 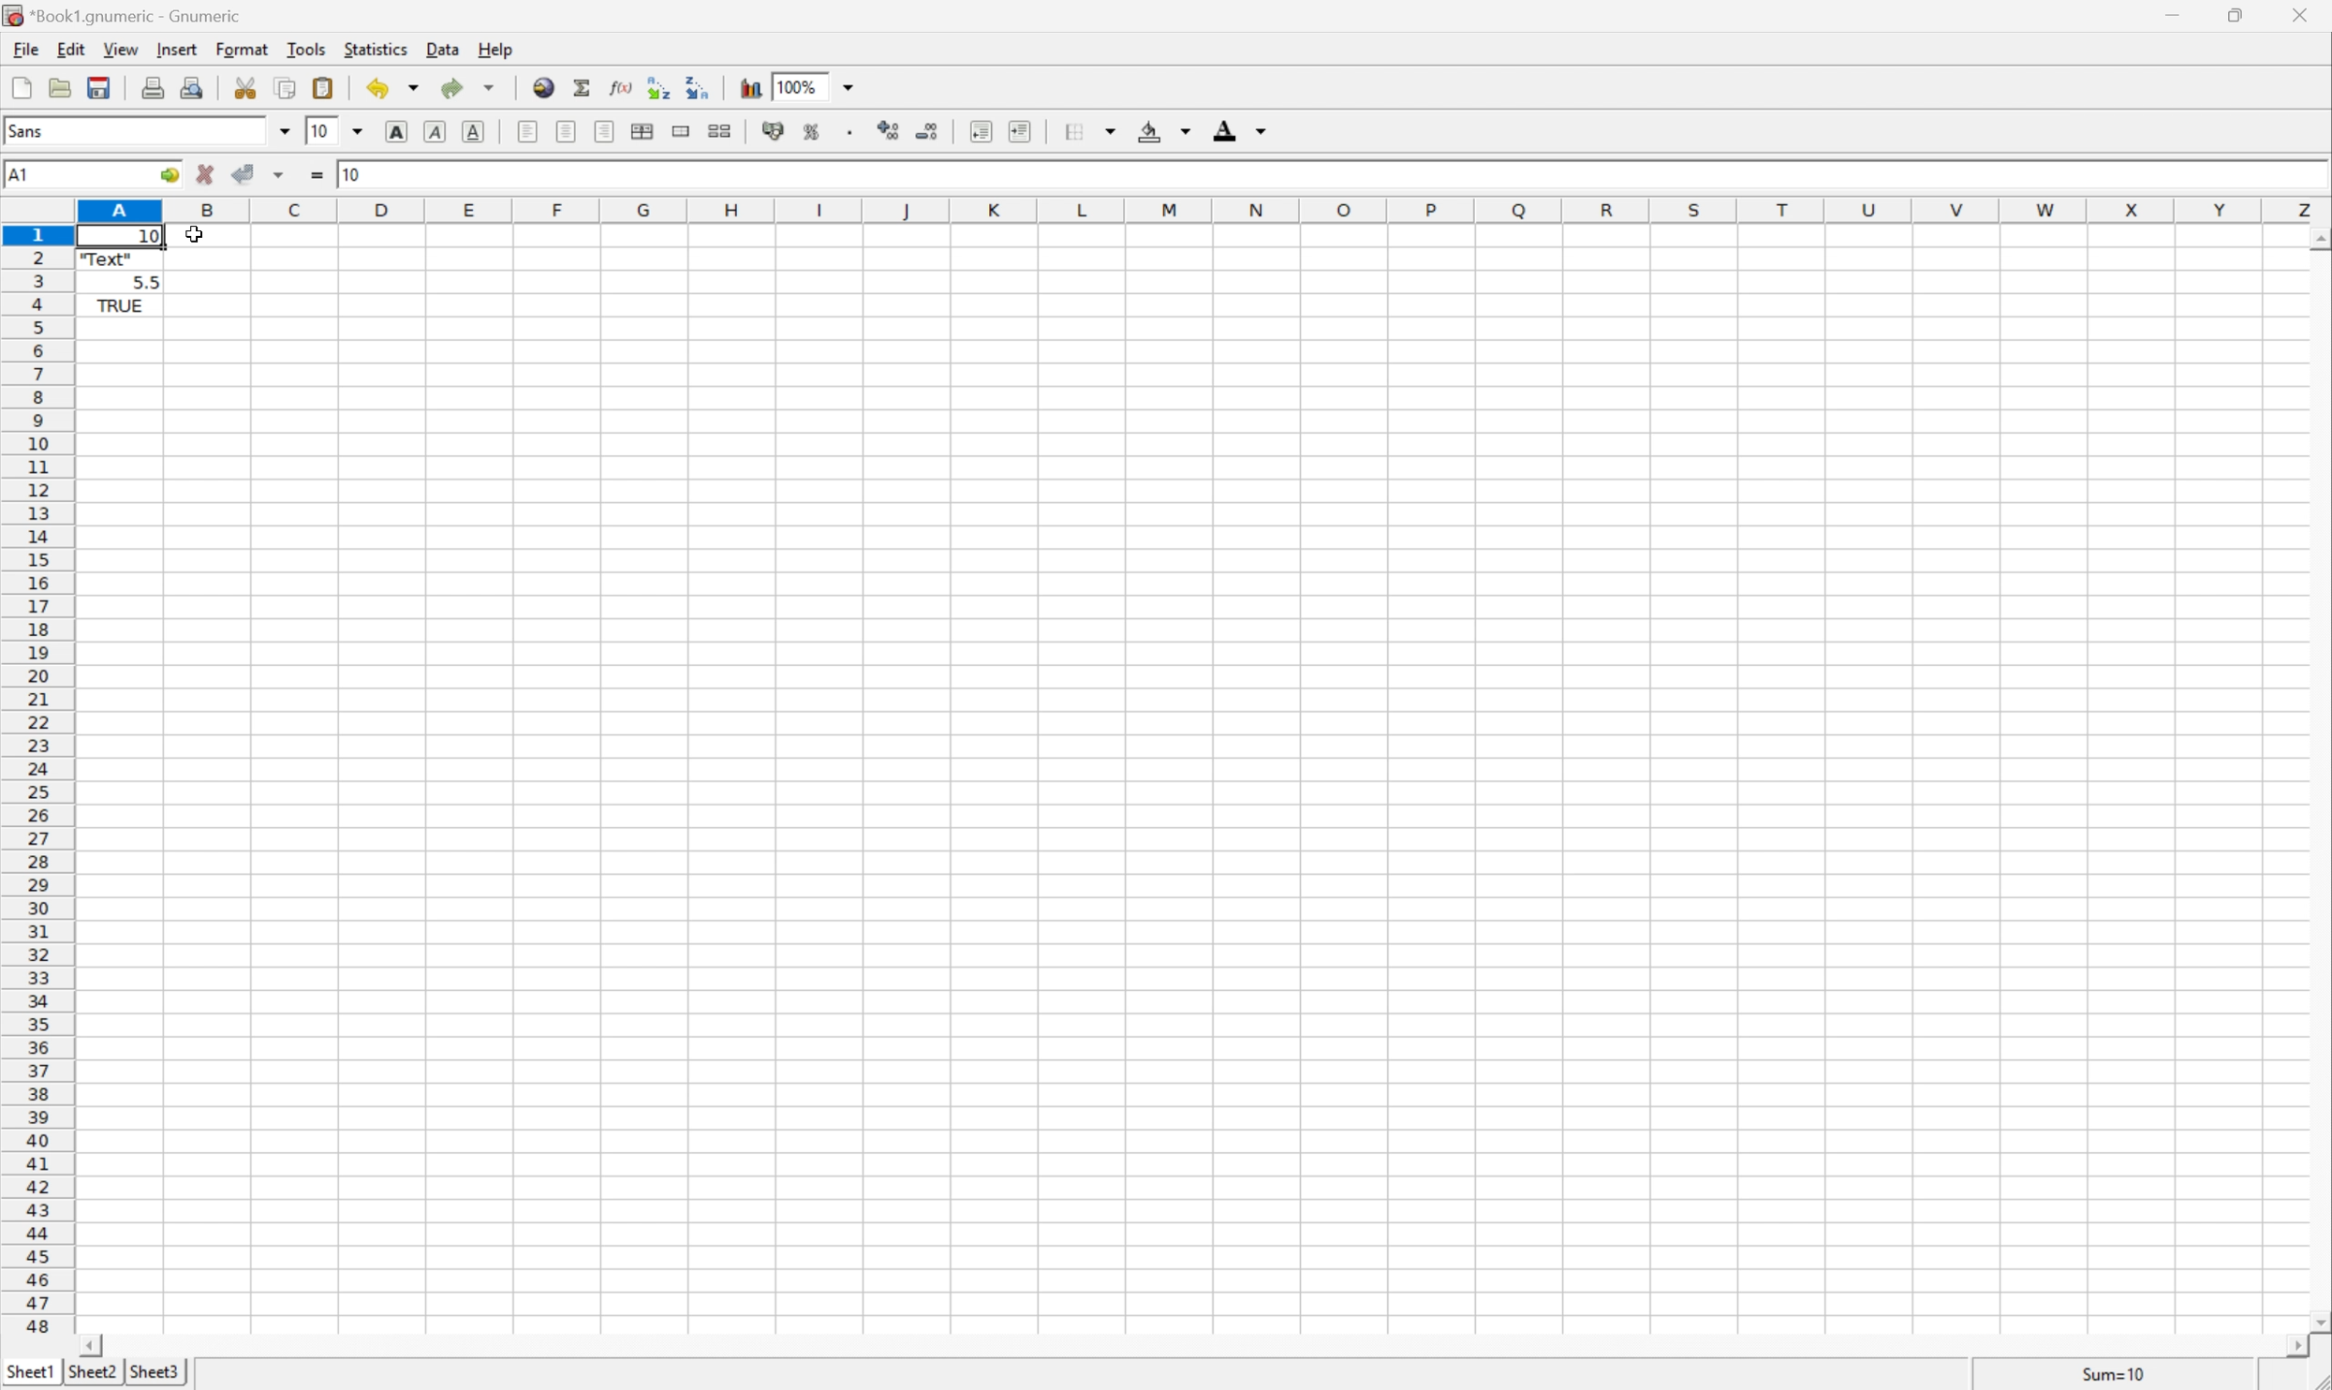 I want to click on Format selection as percentage, so click(x=810, y=131).